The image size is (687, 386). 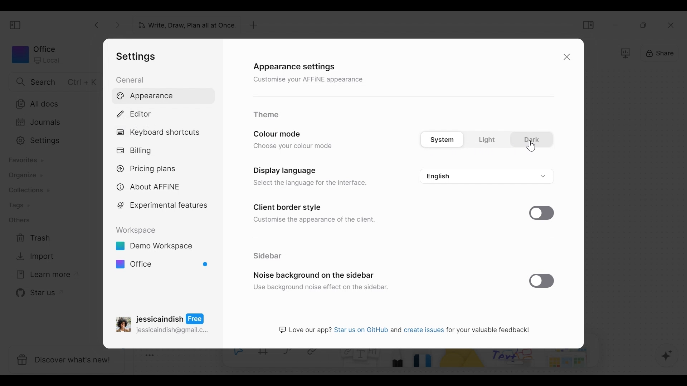 I want to click on Trash, so click(x=36, y=238).